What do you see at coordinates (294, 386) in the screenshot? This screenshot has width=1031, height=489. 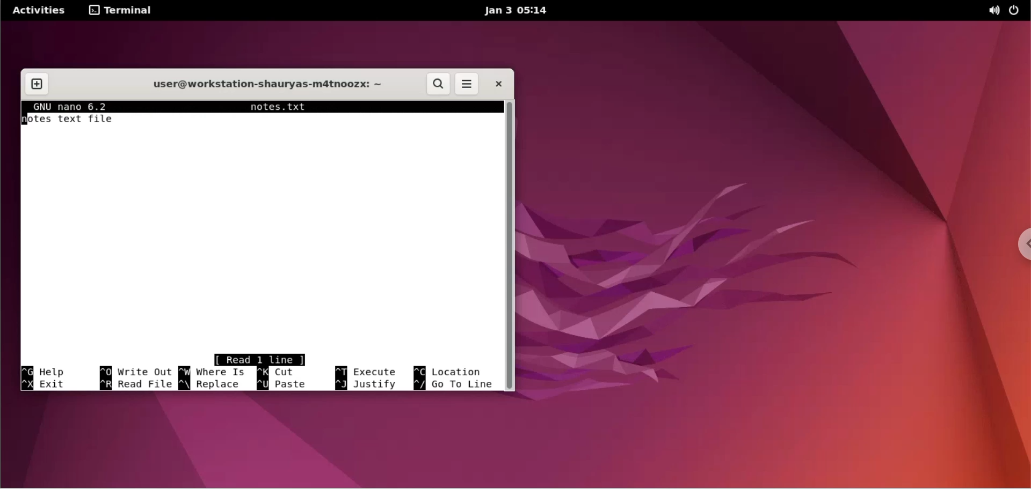 I see `^ U paste` at bounding box center [294, 386].